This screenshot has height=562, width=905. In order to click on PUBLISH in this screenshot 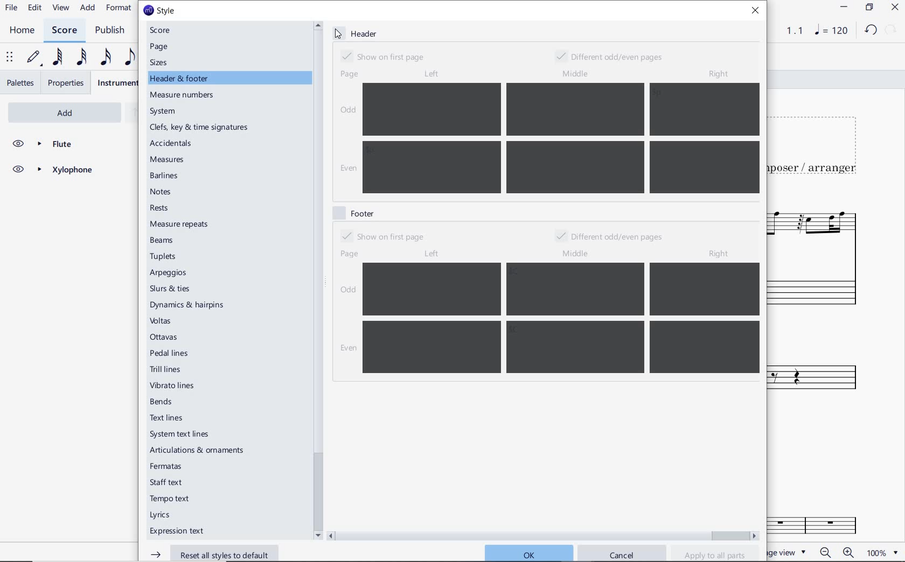, I will do `click(113, 31)`.